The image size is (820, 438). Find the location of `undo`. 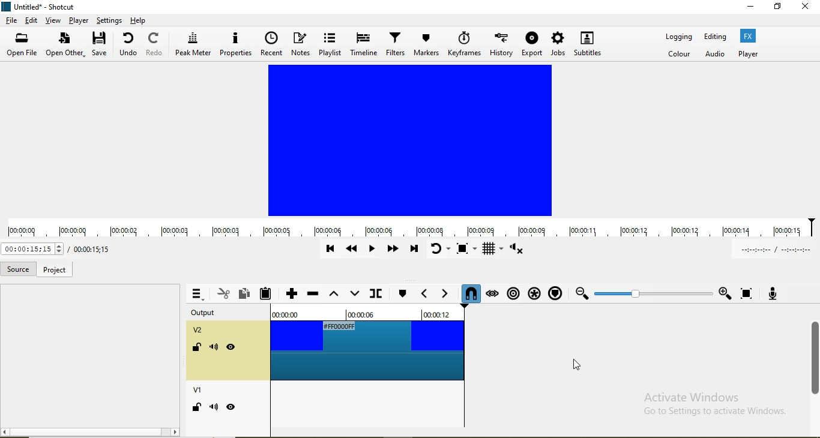

undo is located at coordinates (130, 44).